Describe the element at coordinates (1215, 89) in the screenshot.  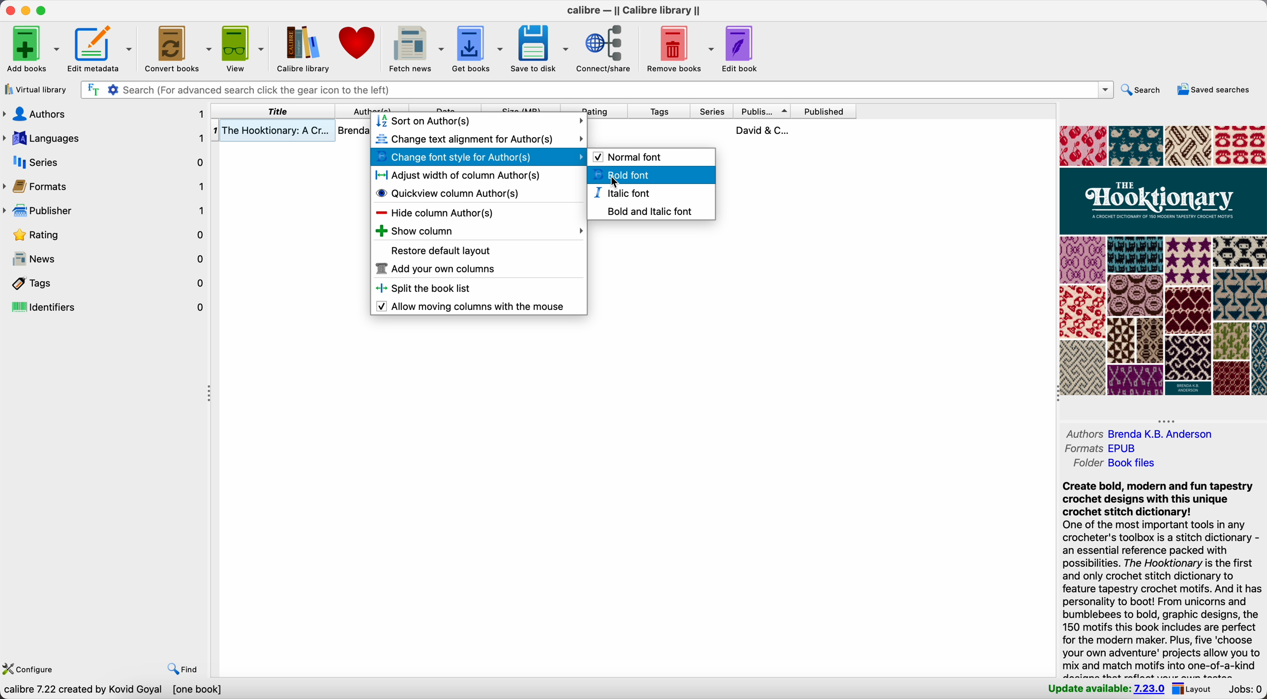
I see `saved searches` at that location.